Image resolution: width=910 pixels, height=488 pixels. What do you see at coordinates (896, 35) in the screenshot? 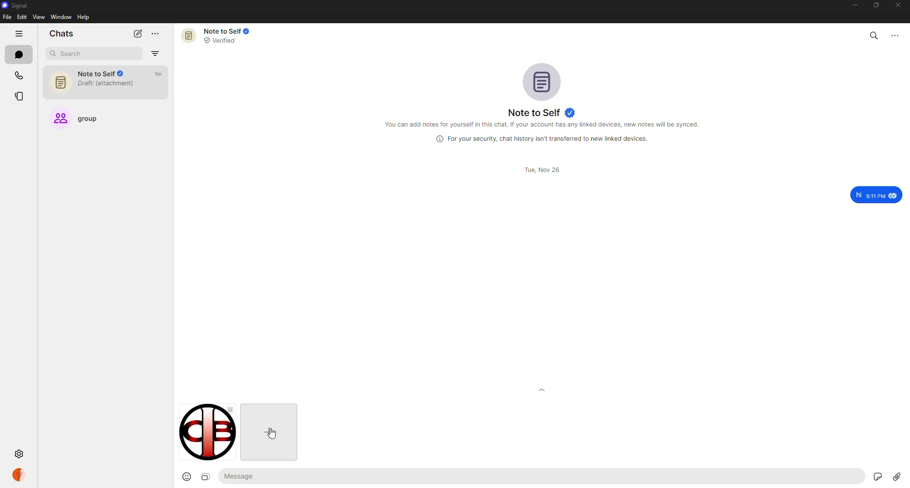
I see `more` at bounding box center [896, 35].